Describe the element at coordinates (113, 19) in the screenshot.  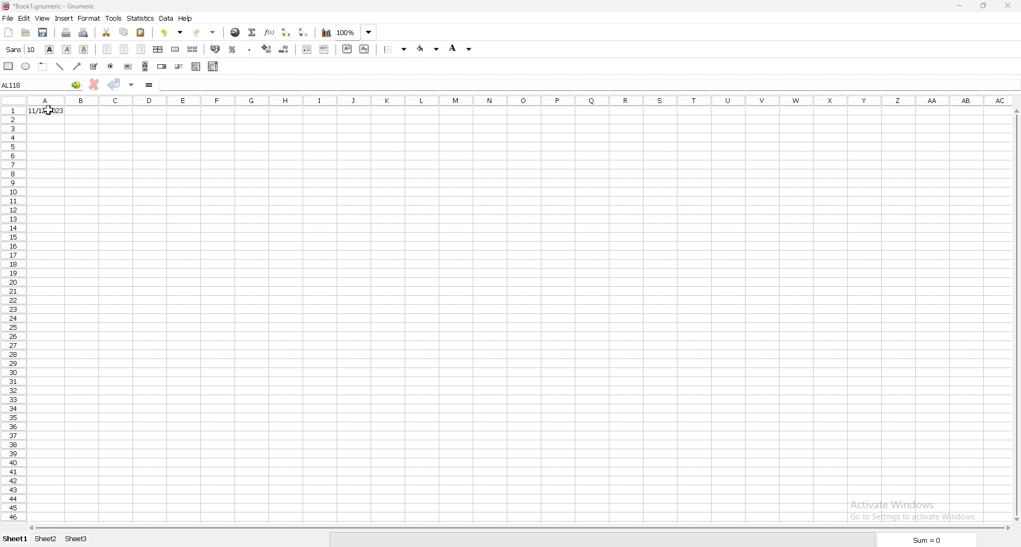
I see `tools` at that location.